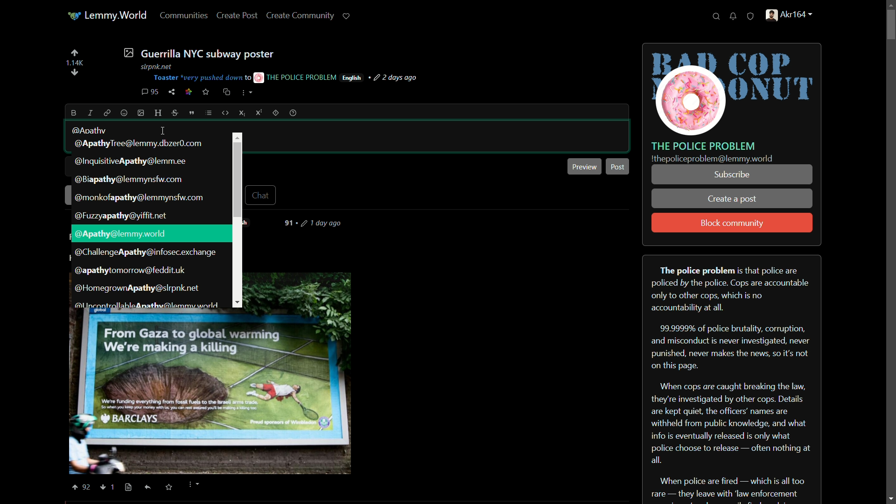 Image resolution: width=896 pixels, height=504 pixels. Describe the element at coordinates (124, 113) in the screenshot. I see `emoji` at that location.